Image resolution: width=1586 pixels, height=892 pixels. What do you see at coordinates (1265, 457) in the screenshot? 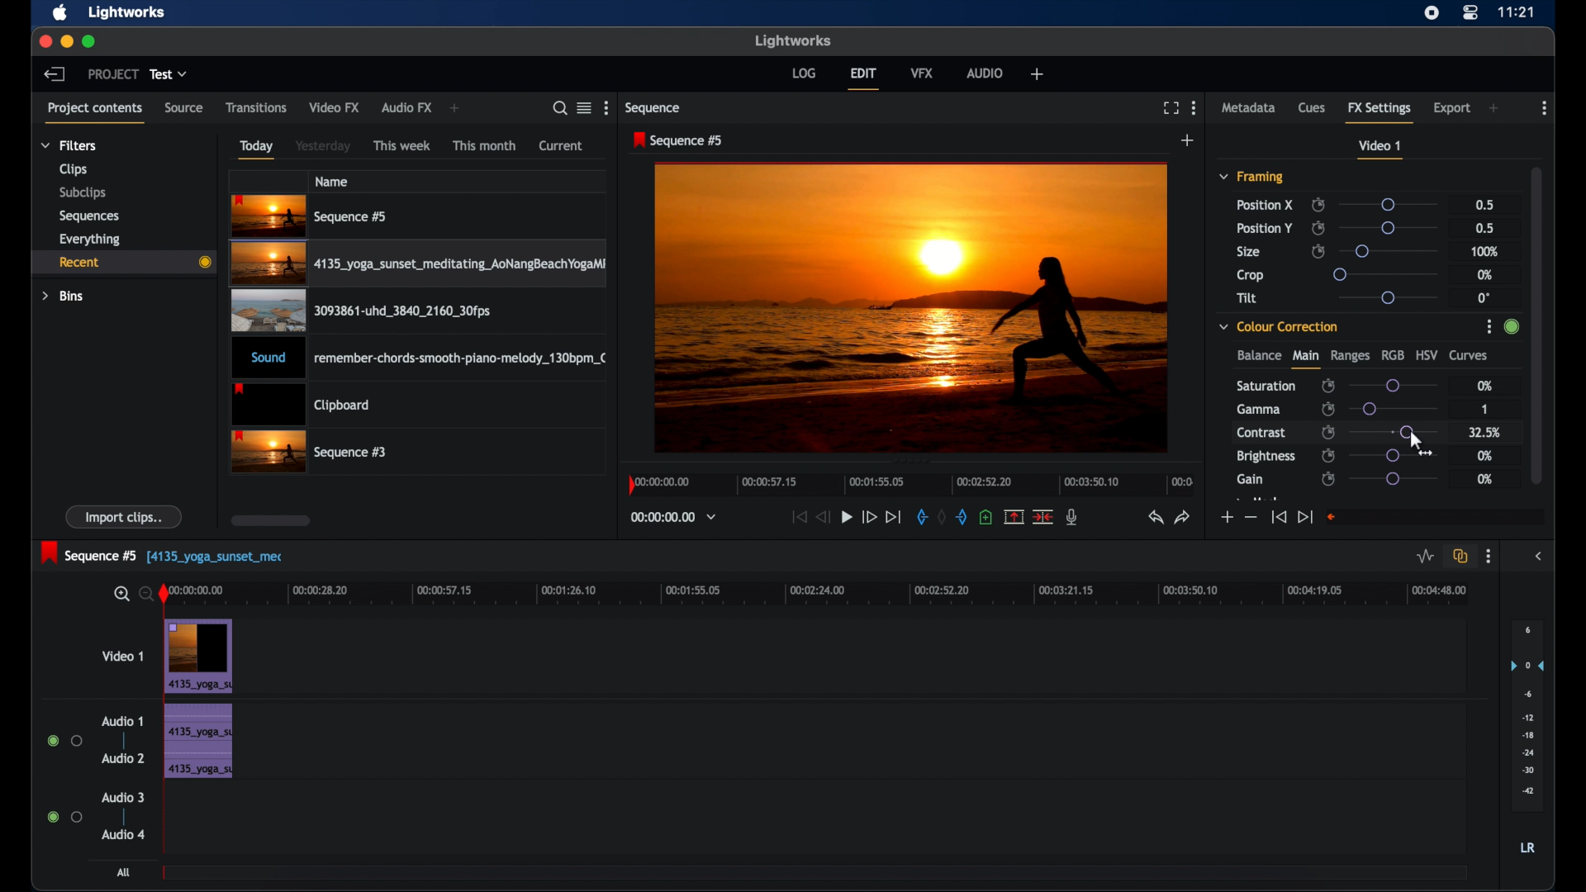
I see `brightness` at bounding box center [1265, 457].